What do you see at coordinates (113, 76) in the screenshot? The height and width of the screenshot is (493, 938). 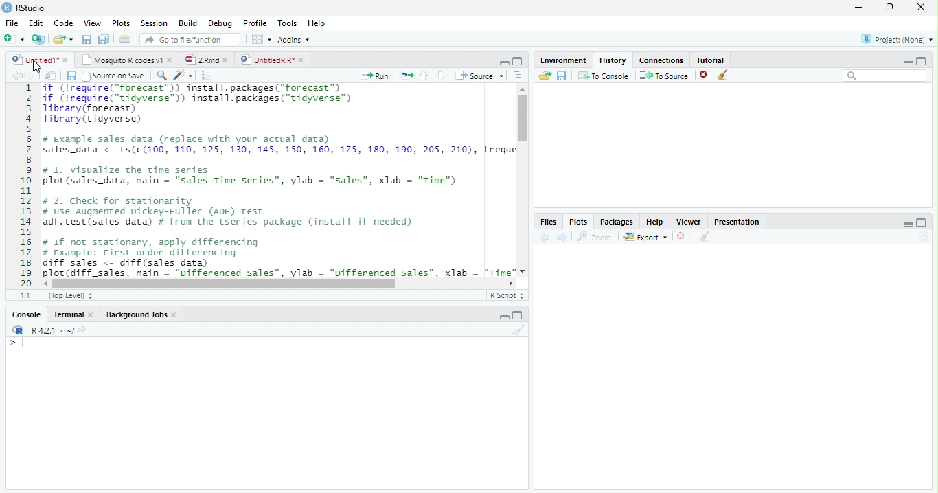 I see `Source on Save` at bounding box center [113, 76].